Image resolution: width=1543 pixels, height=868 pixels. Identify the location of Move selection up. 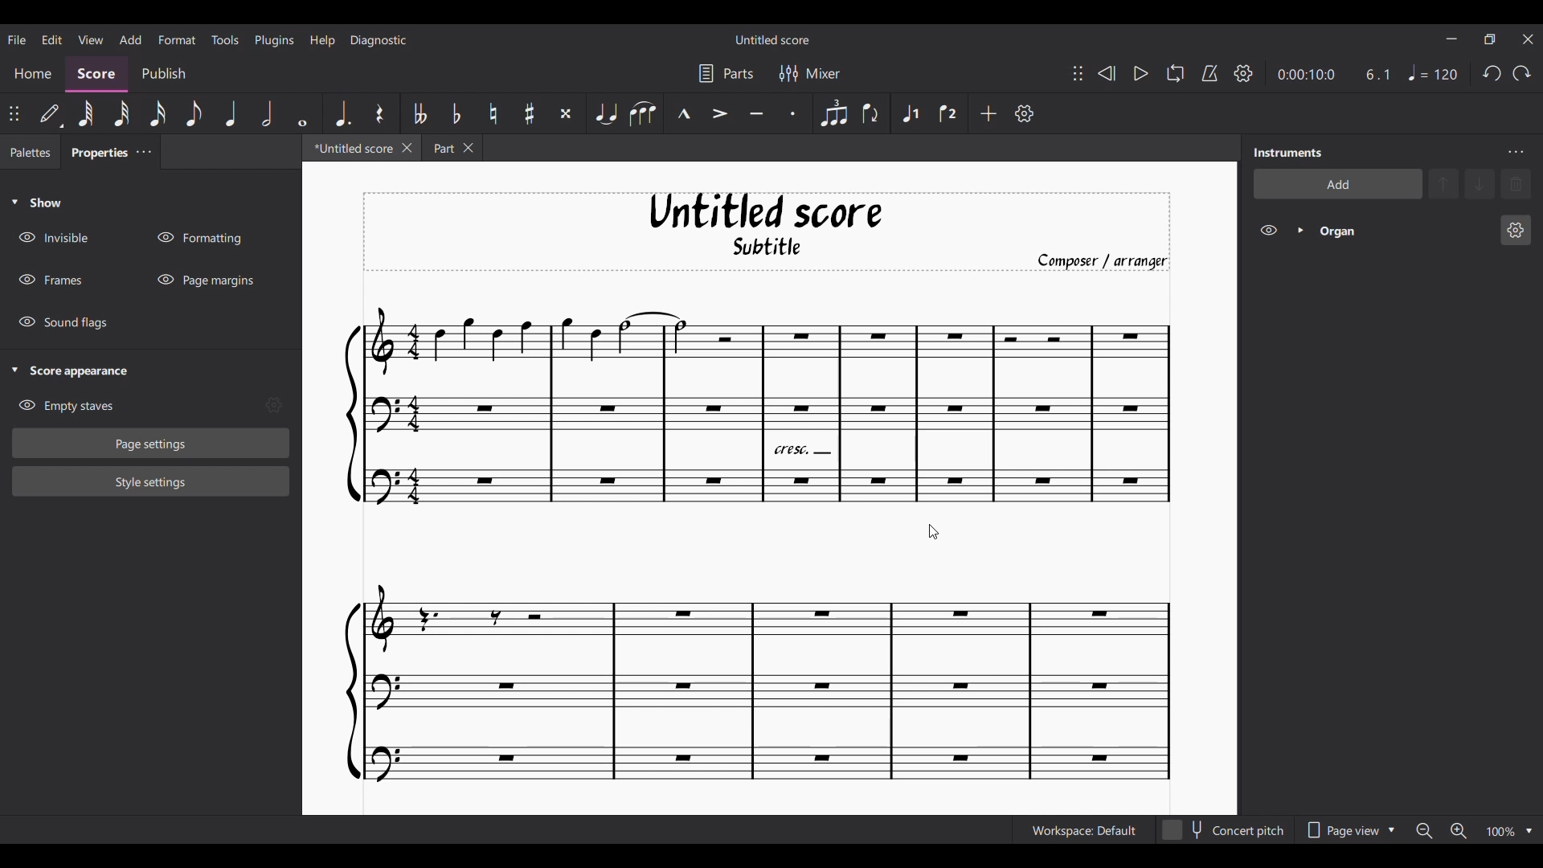
(1443, 183).